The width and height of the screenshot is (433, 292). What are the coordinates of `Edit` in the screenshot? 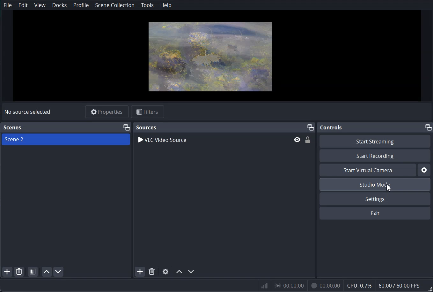 It's located at (23, 5).